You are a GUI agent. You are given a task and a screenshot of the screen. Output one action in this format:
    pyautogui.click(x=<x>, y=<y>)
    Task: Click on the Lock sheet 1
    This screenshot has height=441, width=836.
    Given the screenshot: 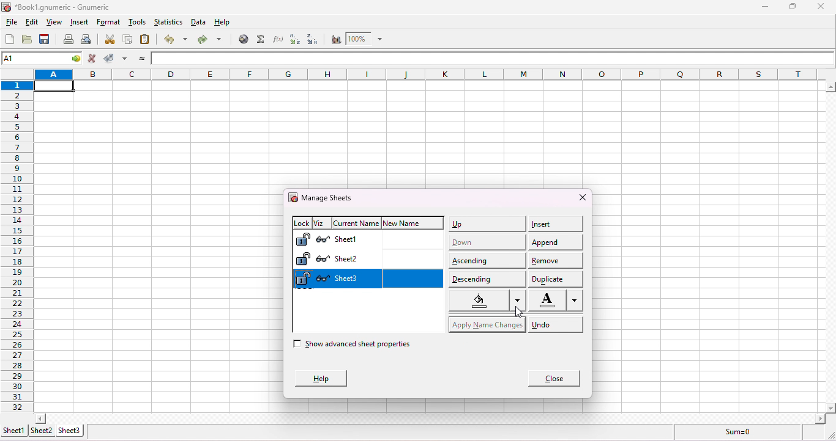 What is the action you would take?
    pyautogui.click(x=303, y=240)
    